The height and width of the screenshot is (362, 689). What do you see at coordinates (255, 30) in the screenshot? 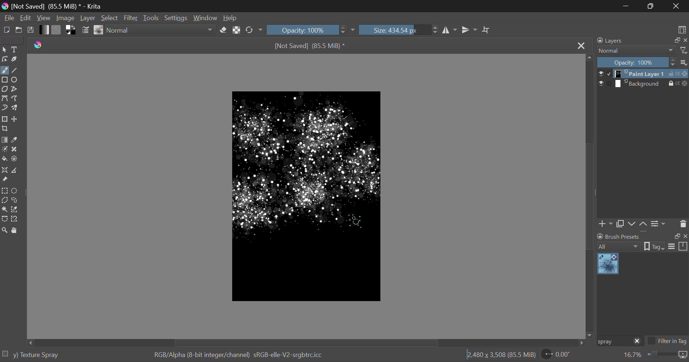
I see `Rotate` at bounding box center [255, 30].